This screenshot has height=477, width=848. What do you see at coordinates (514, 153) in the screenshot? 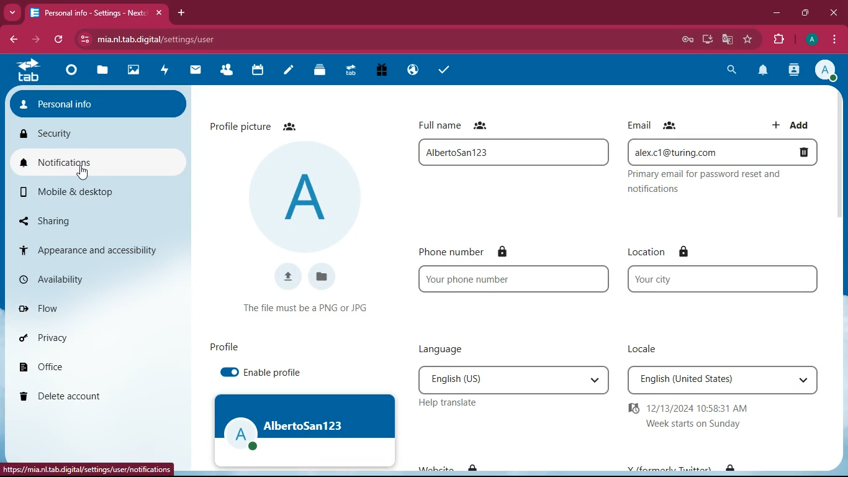
I see `AlbertoSan123` at bounding box center [514, 153].